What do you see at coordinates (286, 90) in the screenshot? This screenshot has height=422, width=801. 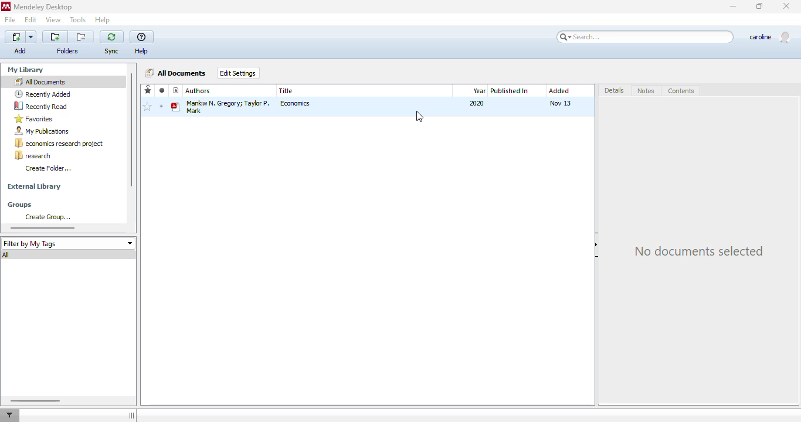 I see `title` at bounding box center [286, 90].